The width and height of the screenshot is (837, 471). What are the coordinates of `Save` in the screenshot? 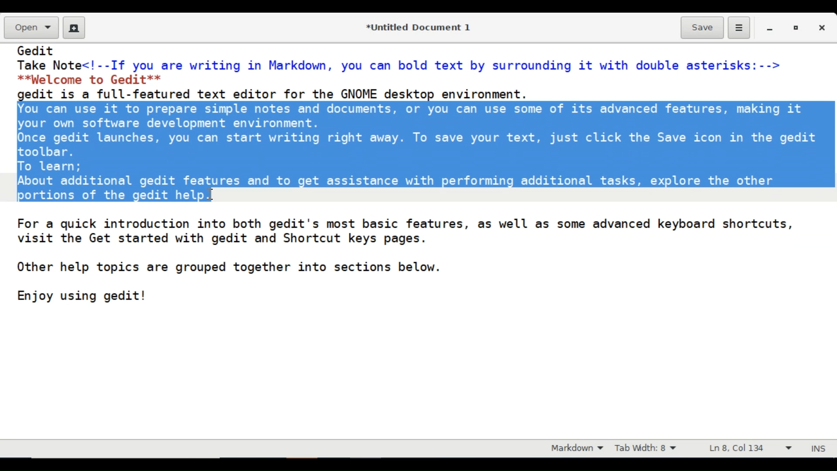 It's located at (702, 27).